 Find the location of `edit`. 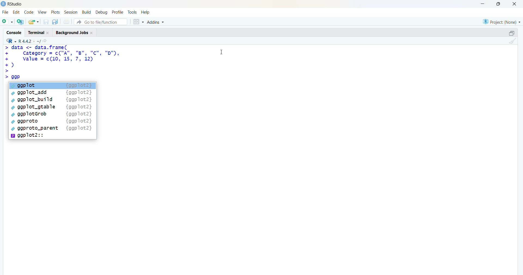

edit is located at coordinates (16, 12).